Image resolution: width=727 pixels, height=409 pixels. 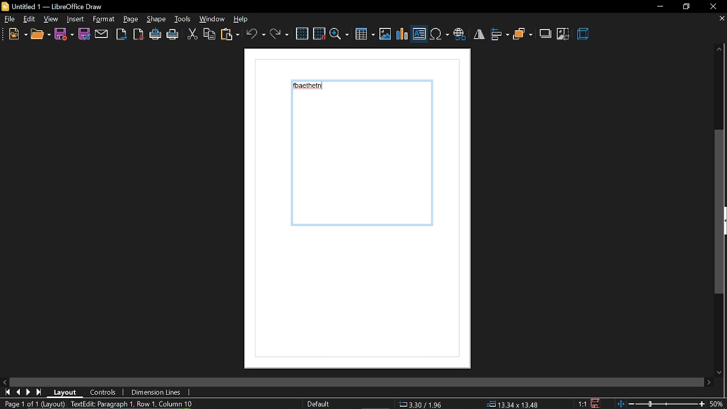 I want to click on File, so click(x=10, y=19).